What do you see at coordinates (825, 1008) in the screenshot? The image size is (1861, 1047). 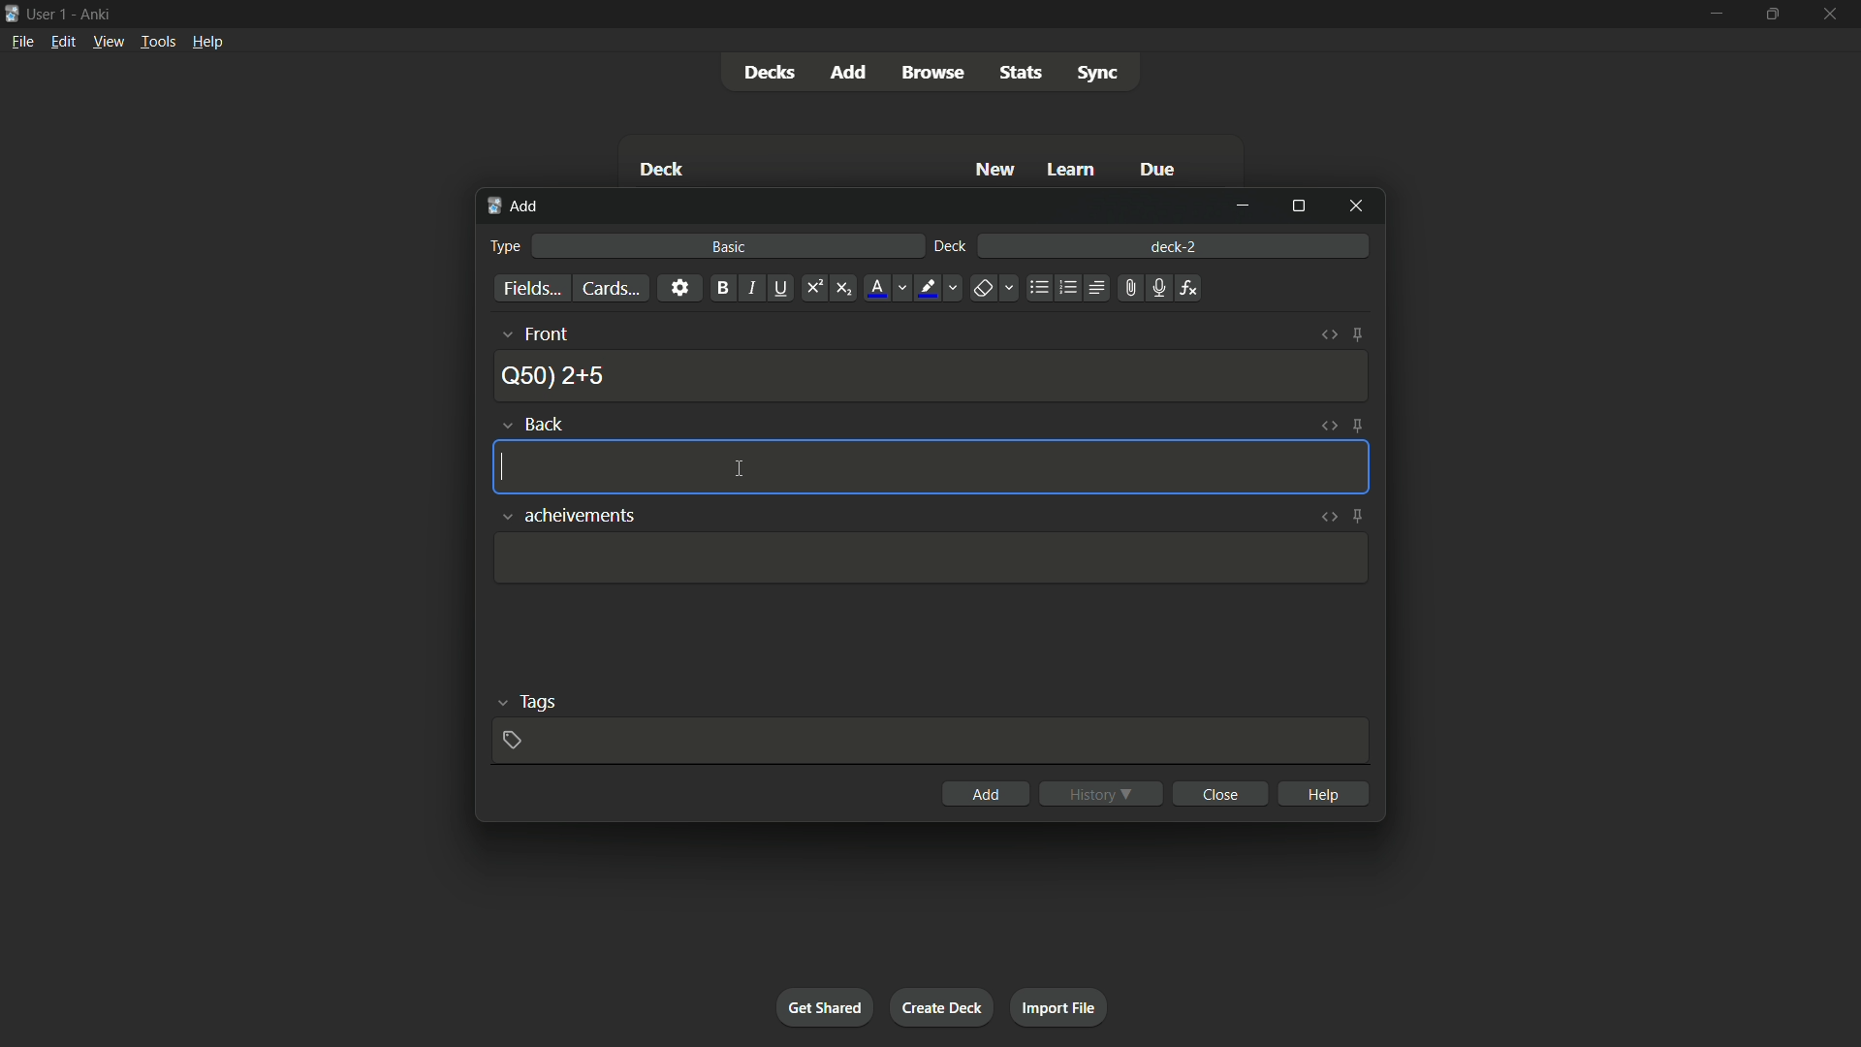 I see `get shared` at bounding box center [825, 1008].